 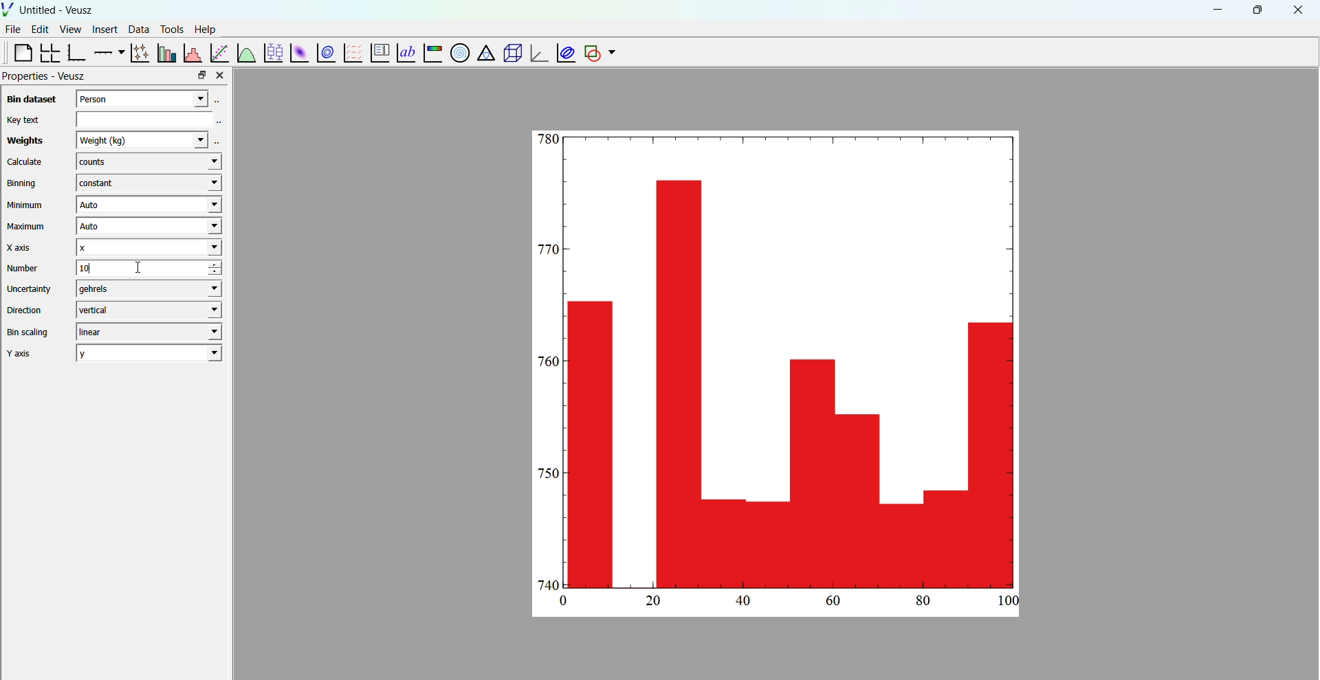 What do you see at coordinates (432, 54) in the screenshot?
I see `image color graph` at bounding box center [432, 54].